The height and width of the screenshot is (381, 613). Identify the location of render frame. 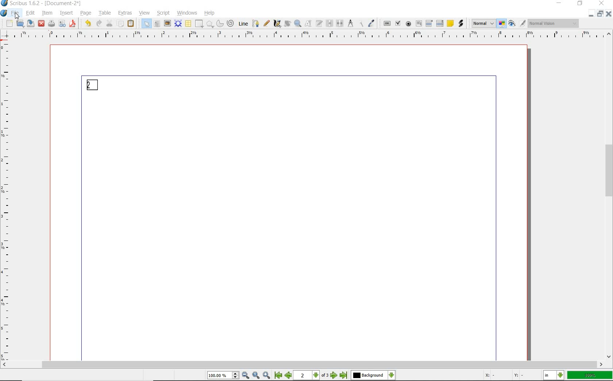
(178, 23).